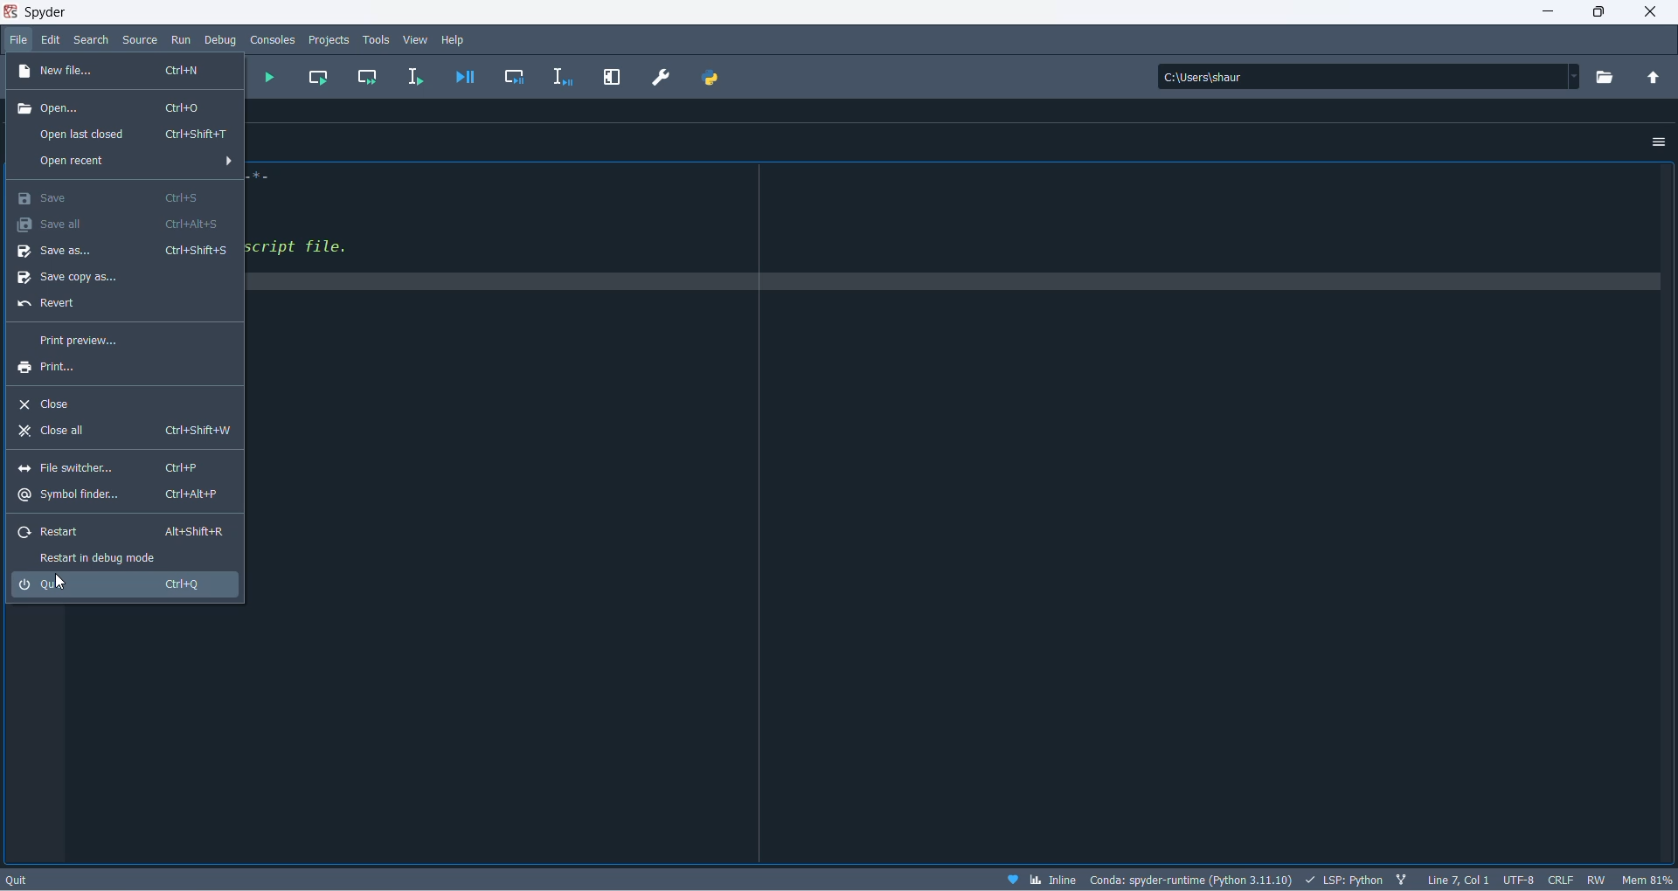 The width and height of the screenshot is (1678, 891). I want to click on working directory, so click(1607, 78).